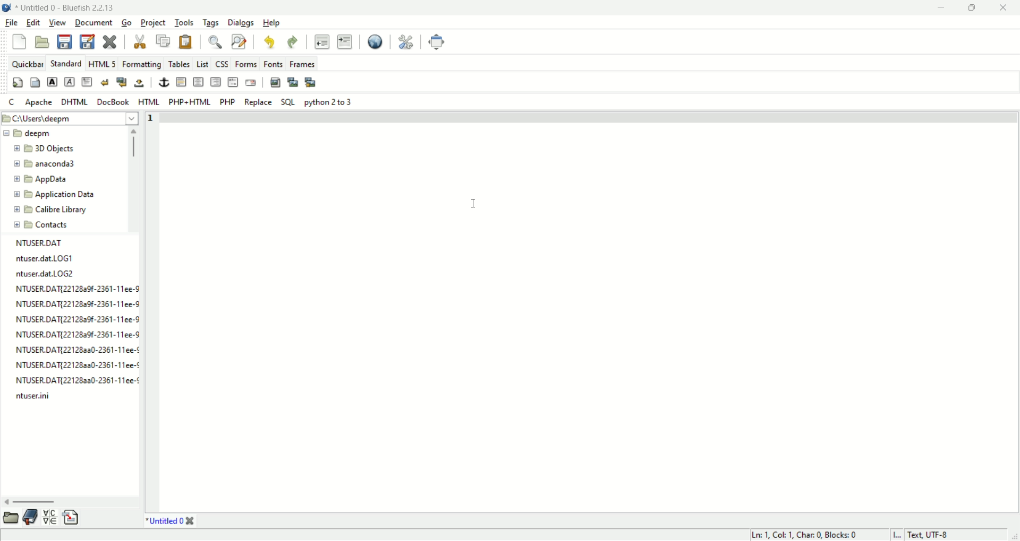 This screenshot has height=541, width=1020. Describe the element at coordinates (180, 83) in the screenshot. I see `horizontal rule` at that location.